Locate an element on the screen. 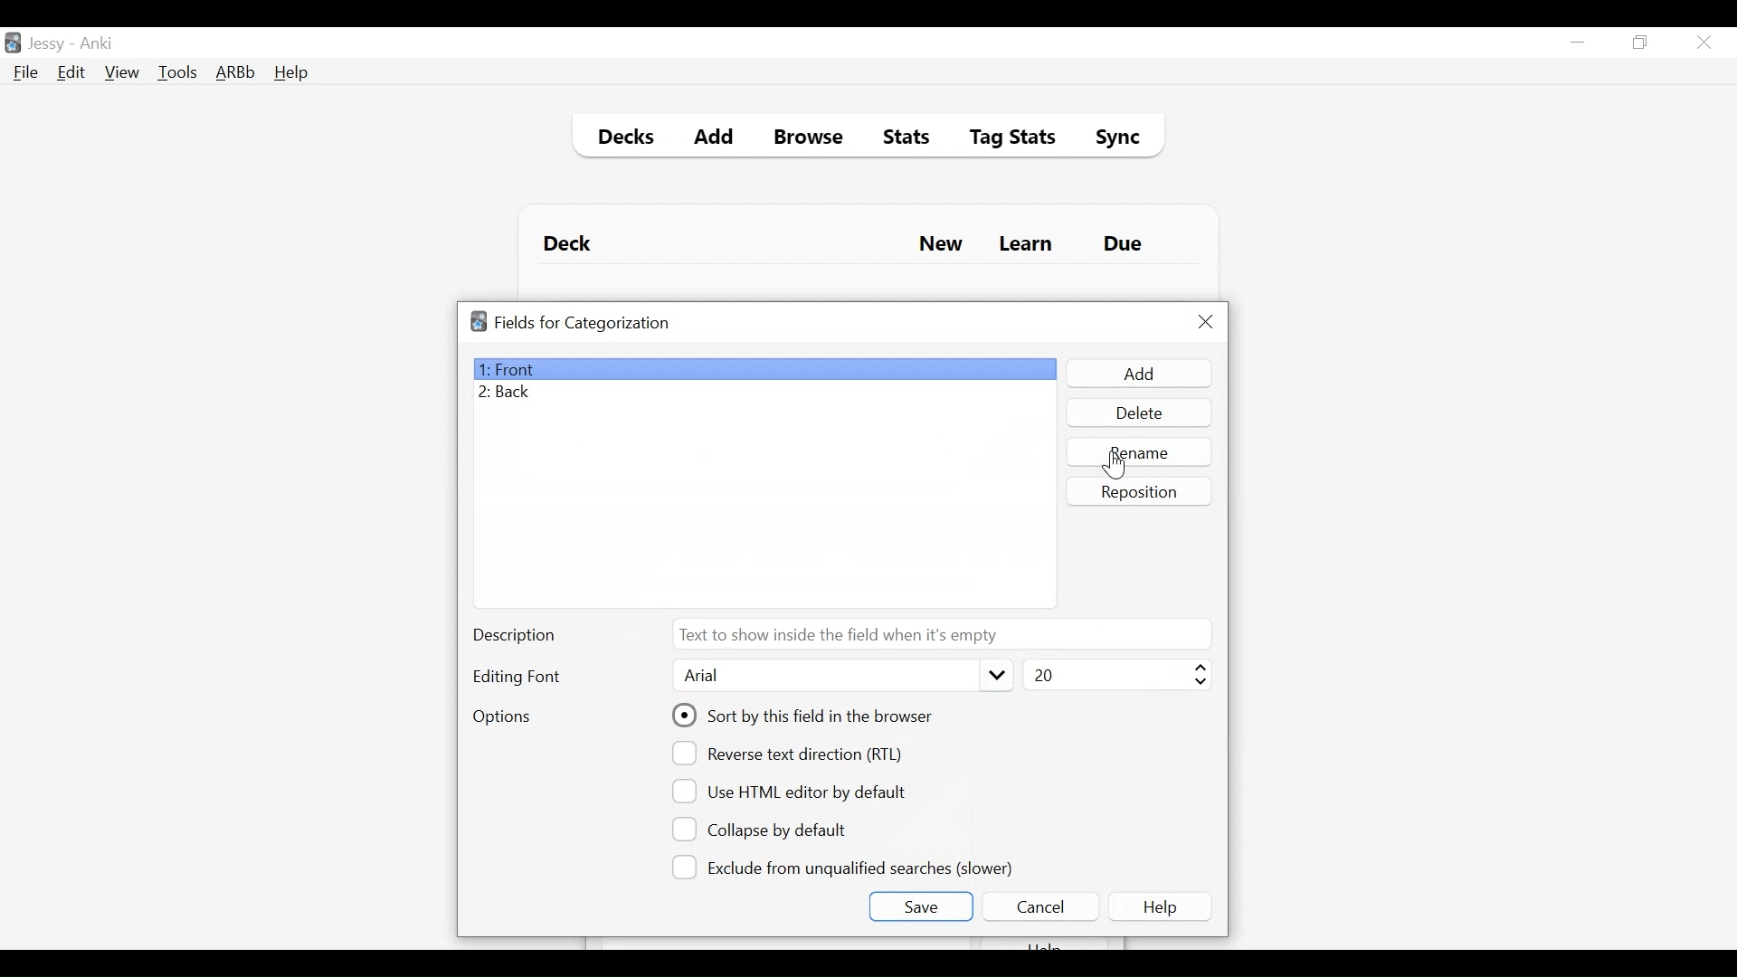  Text to Show inside the field when empty is located at coordinates (940, 633).